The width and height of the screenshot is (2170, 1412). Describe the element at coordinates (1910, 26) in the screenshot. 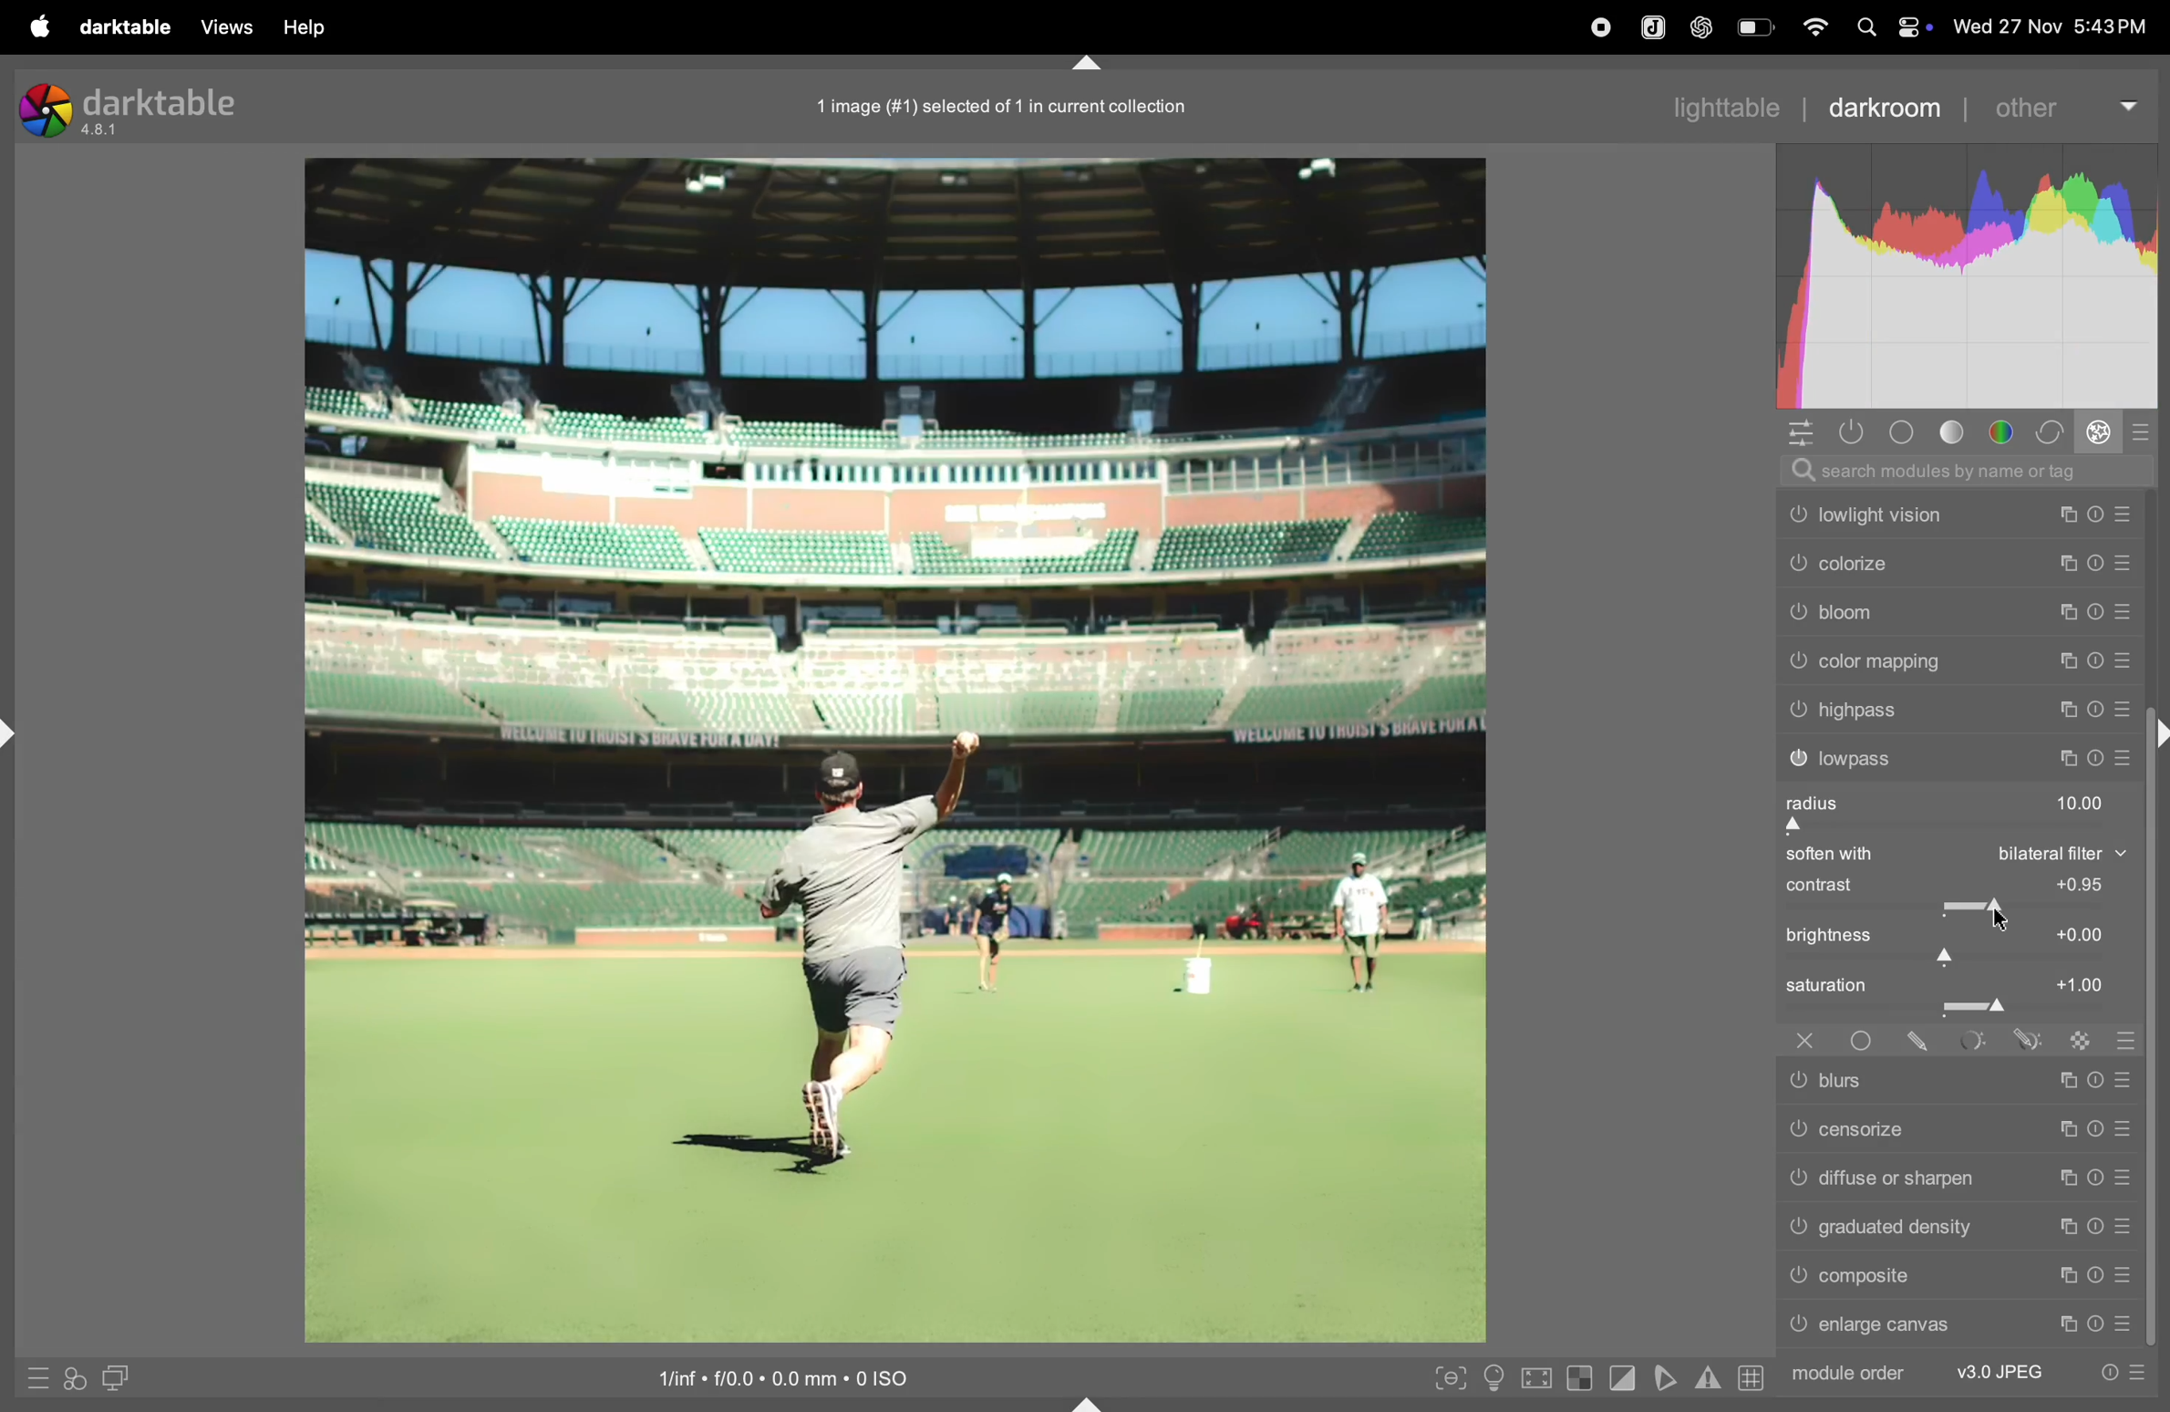

I see `apple widgets` at that location.